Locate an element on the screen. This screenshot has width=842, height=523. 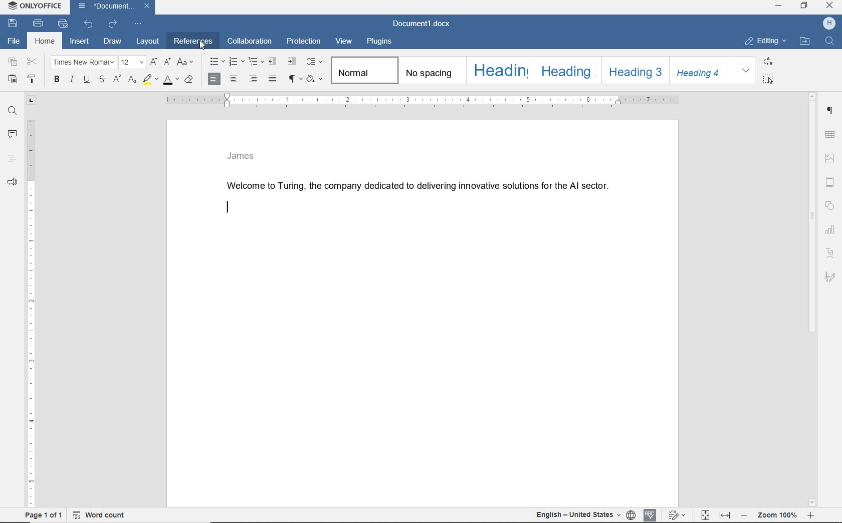
scrollbar is located at coordinates (812, 298).